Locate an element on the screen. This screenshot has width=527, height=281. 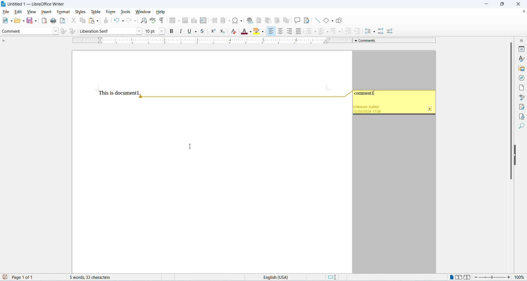
font size is located at coordinates (154, 31).